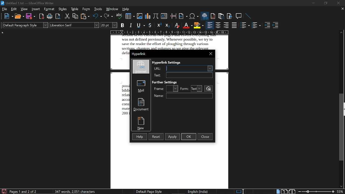 This screenshot has height=194, width=345. What do you see at coordinates (141, 123) in the screenshot?
I see `new` at bounding box center [141, 123].